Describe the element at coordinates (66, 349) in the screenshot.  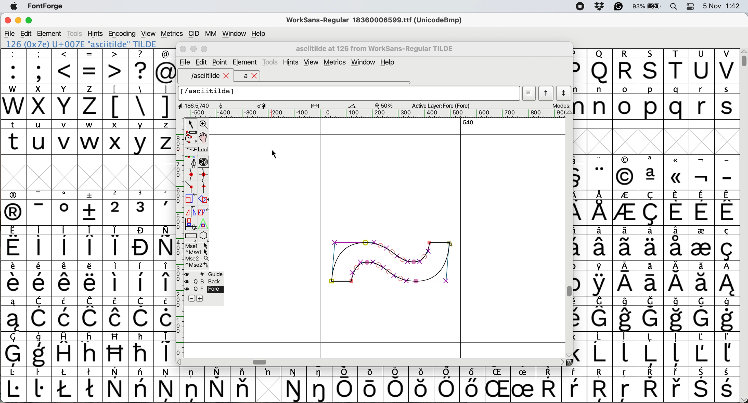
I see `symbol` at that location.